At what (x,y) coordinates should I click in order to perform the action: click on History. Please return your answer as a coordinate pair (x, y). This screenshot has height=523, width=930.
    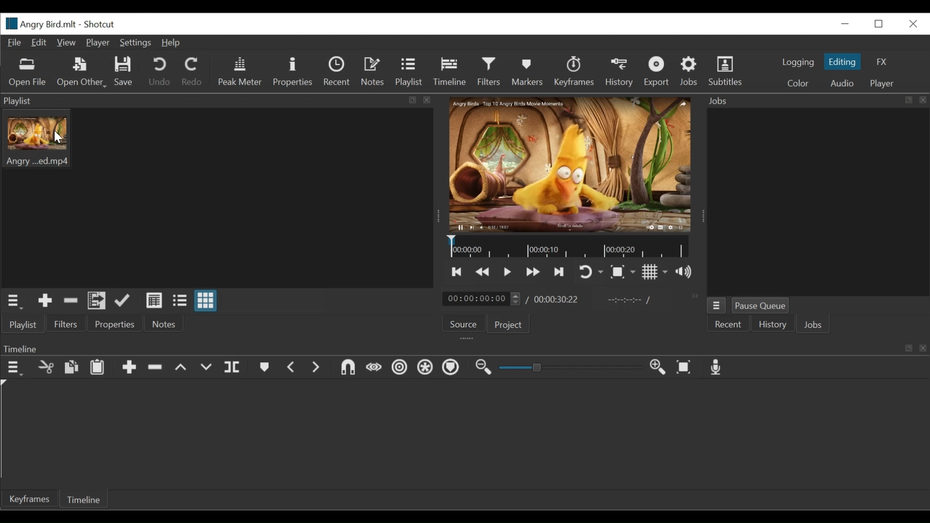
    Looking at the image, I should click on (773, 325).